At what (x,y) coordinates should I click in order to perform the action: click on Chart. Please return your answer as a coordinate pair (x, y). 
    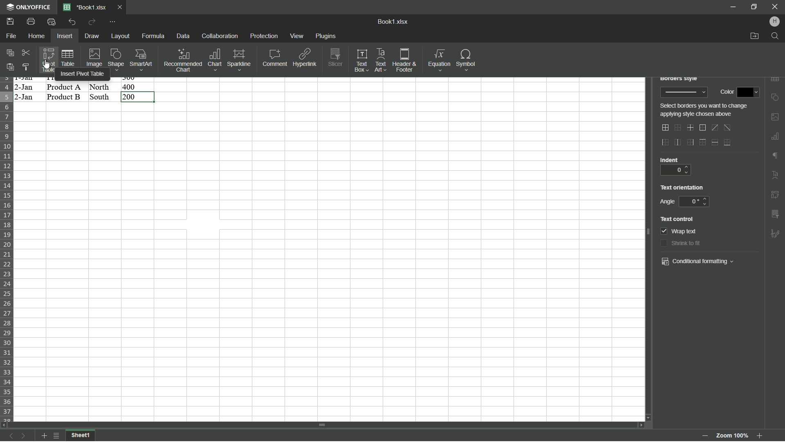
    Looking at the image, I should click on (215, 60).